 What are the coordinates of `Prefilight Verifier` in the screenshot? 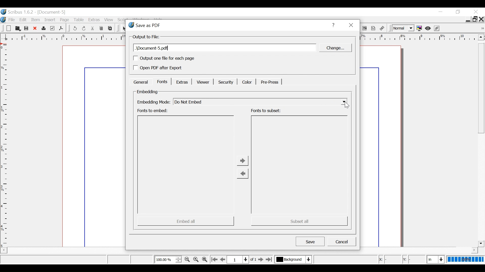 It's located at (52, 28).